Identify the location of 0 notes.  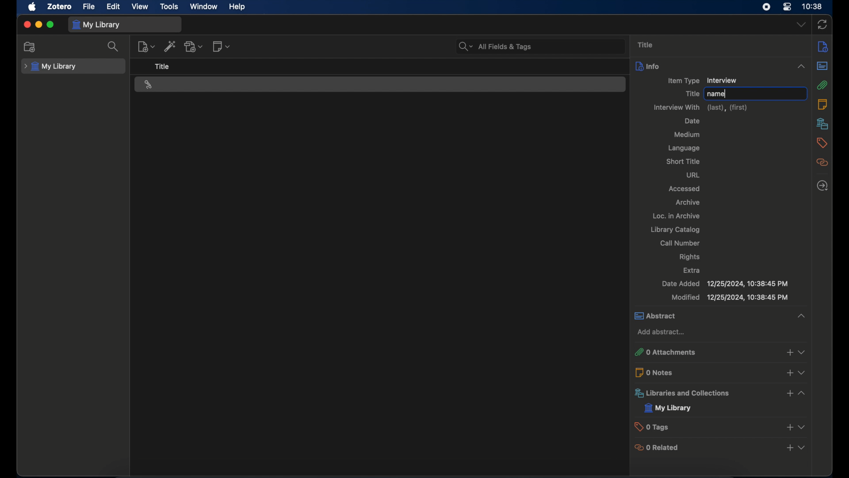
(656, 372).